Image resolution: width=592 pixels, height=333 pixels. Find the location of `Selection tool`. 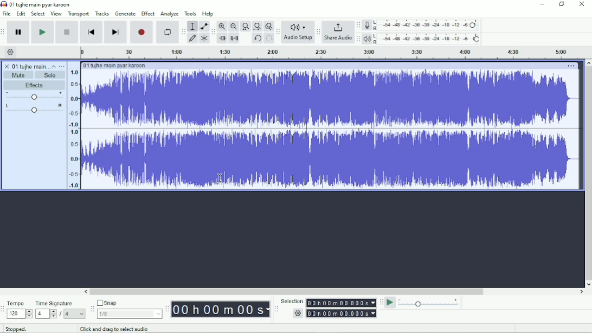

Selection tool is located at coordinates (192, 27).